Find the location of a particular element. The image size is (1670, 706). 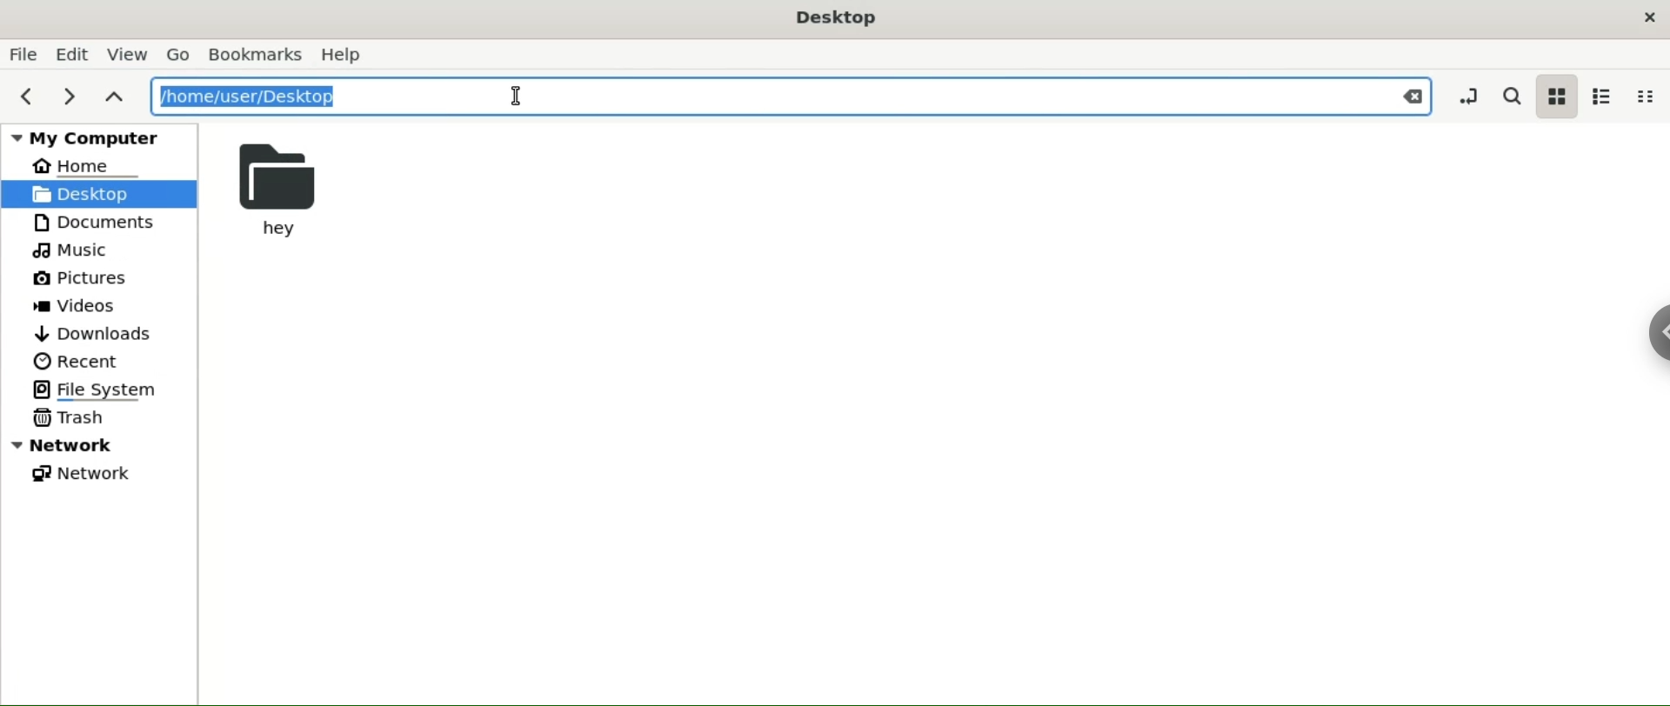

go is located at coordinates (181, 55).